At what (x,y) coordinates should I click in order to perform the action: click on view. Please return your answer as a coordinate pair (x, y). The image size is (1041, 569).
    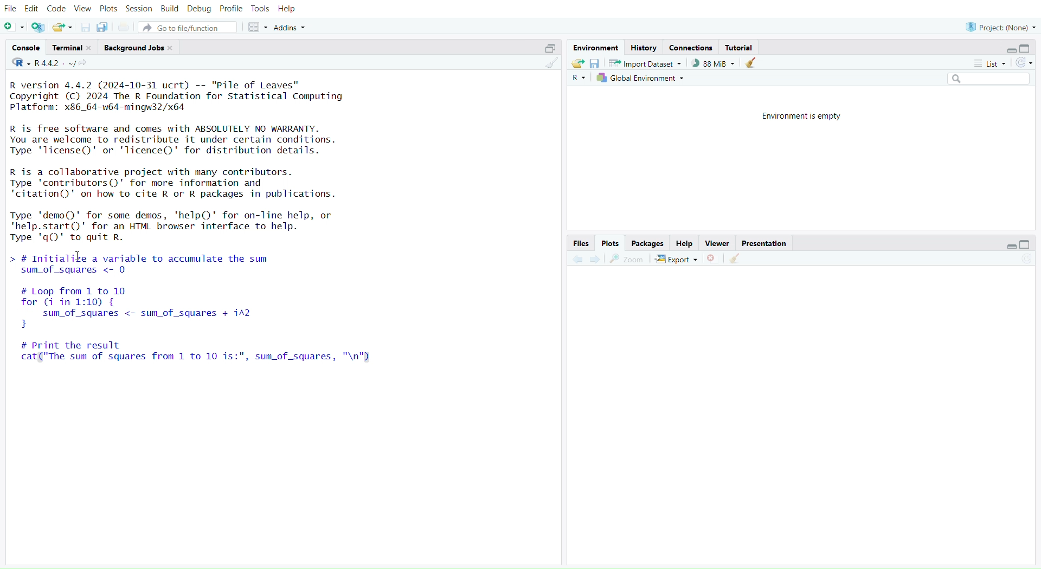
    Looking at the image, I should click on (82, 8).